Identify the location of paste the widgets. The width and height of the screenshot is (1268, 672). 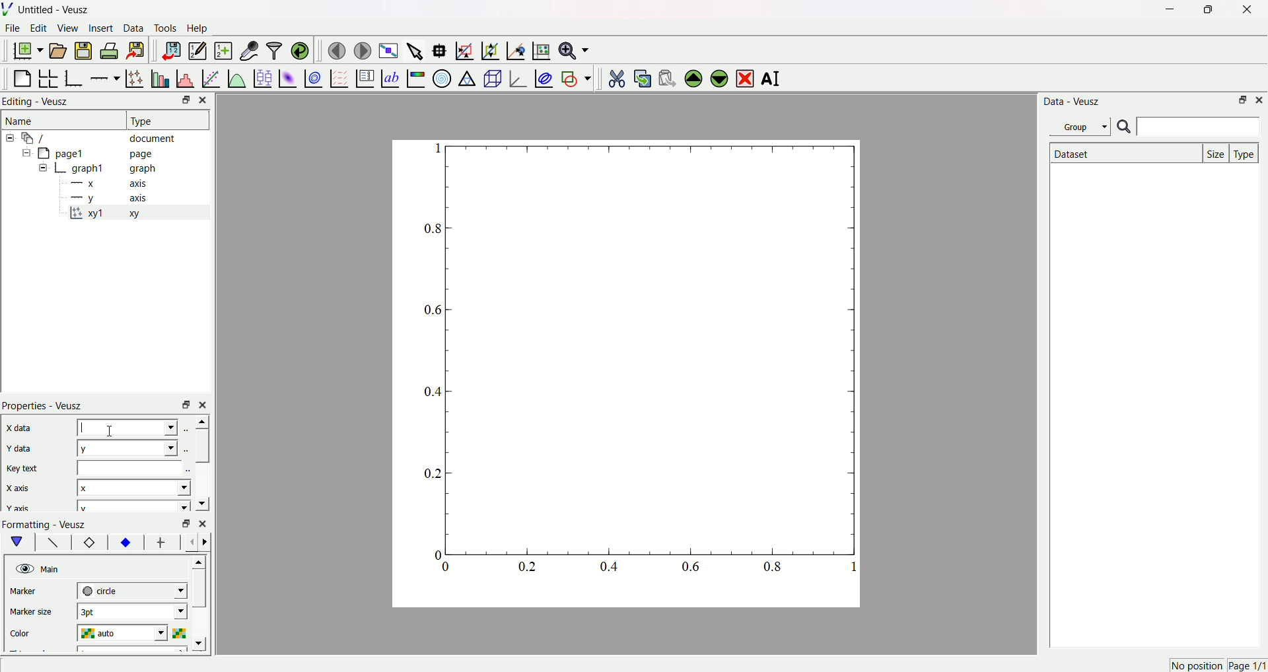
(668, 77).